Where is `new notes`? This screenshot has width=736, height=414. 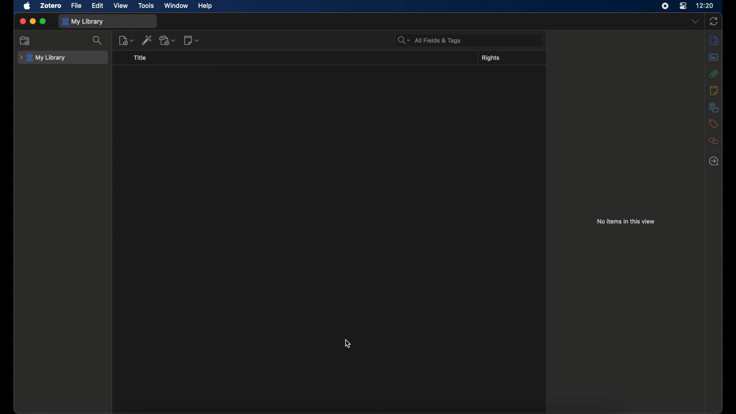 new notes is located at coordinates (192, 40).